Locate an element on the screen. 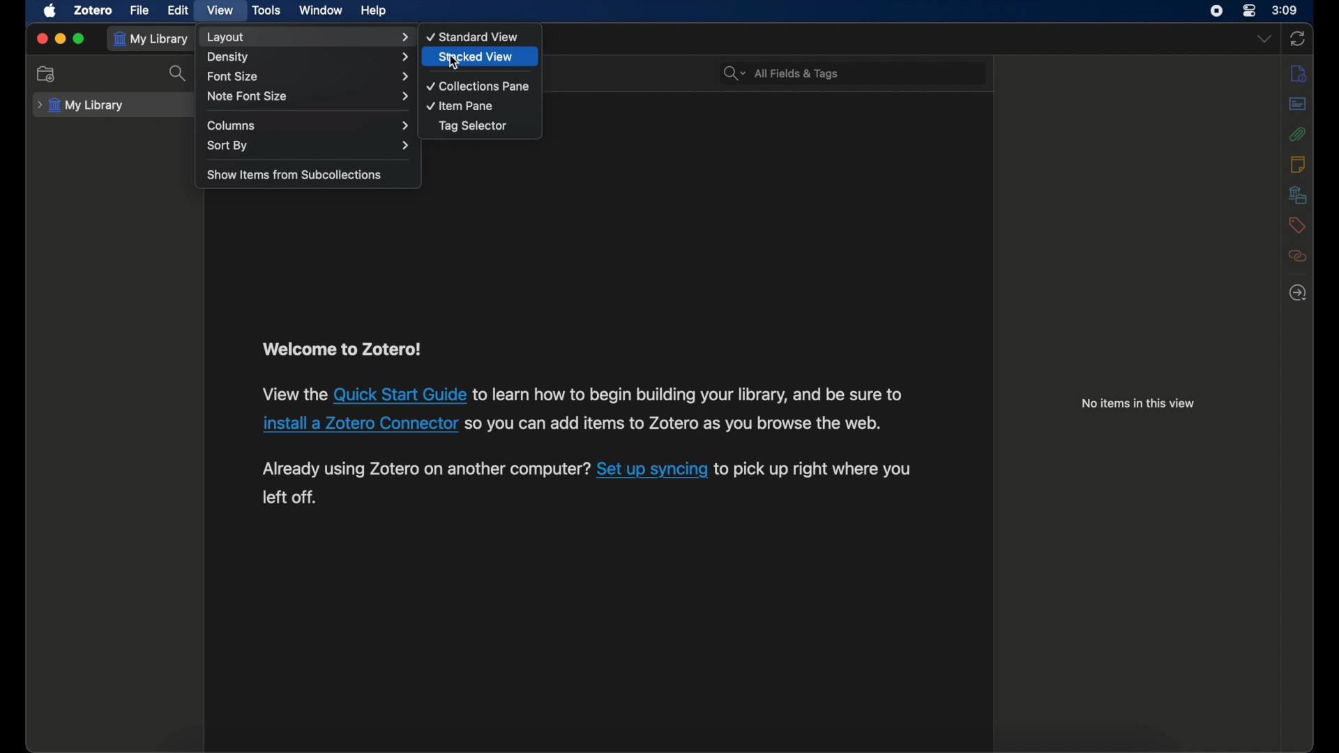  attachments is located at coordinates (1298, 134).